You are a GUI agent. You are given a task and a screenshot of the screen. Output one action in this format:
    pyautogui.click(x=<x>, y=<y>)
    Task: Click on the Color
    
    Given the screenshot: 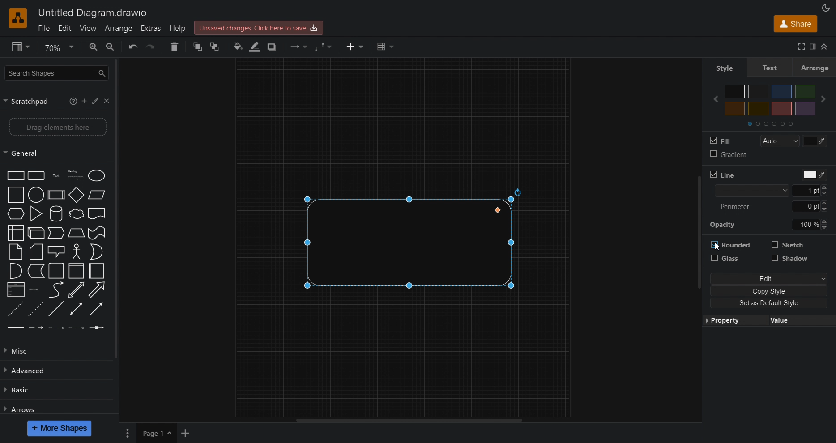 What is the action you would take?
    pyautogui.click(x=769, y=98)
    